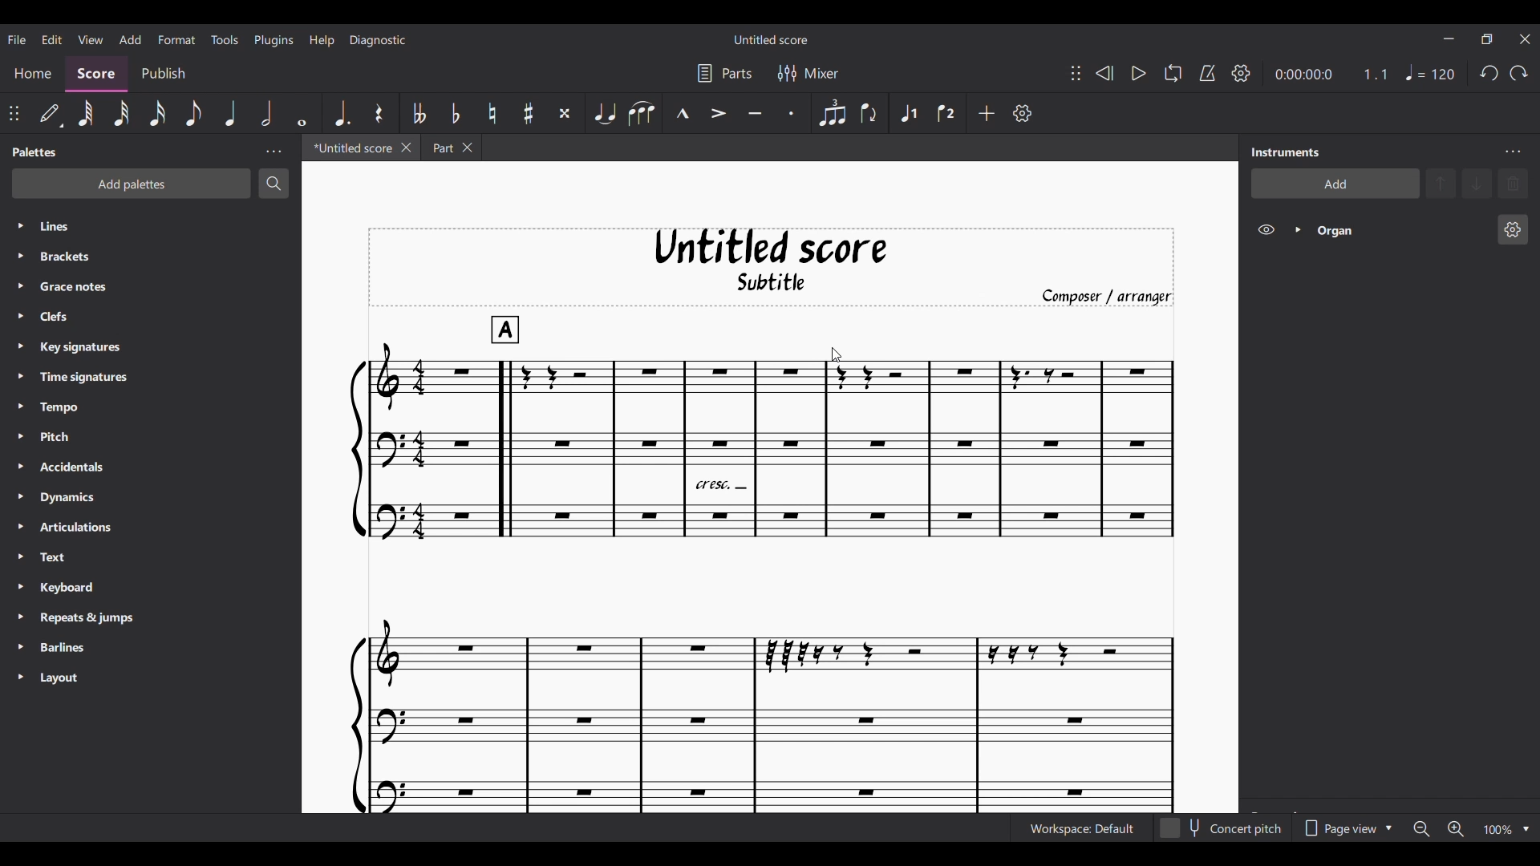  What do you see at coordinates (176, 37) in the screenshot?
I see `Format menu` at bounding box center [176, 37].